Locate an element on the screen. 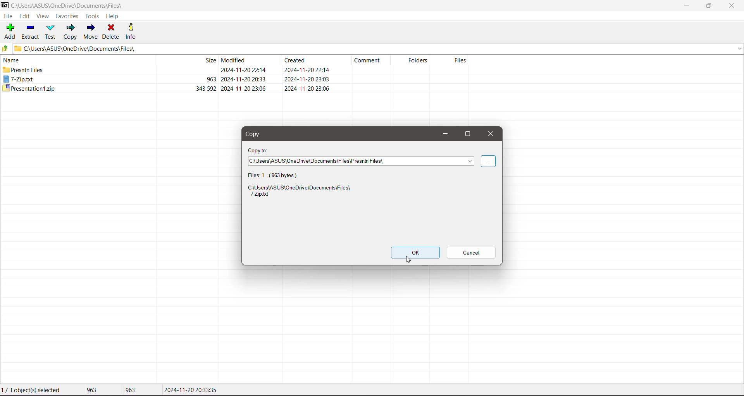 The width and height of the screenshot is (744, 396). Info is located at coordinates (131, 31).